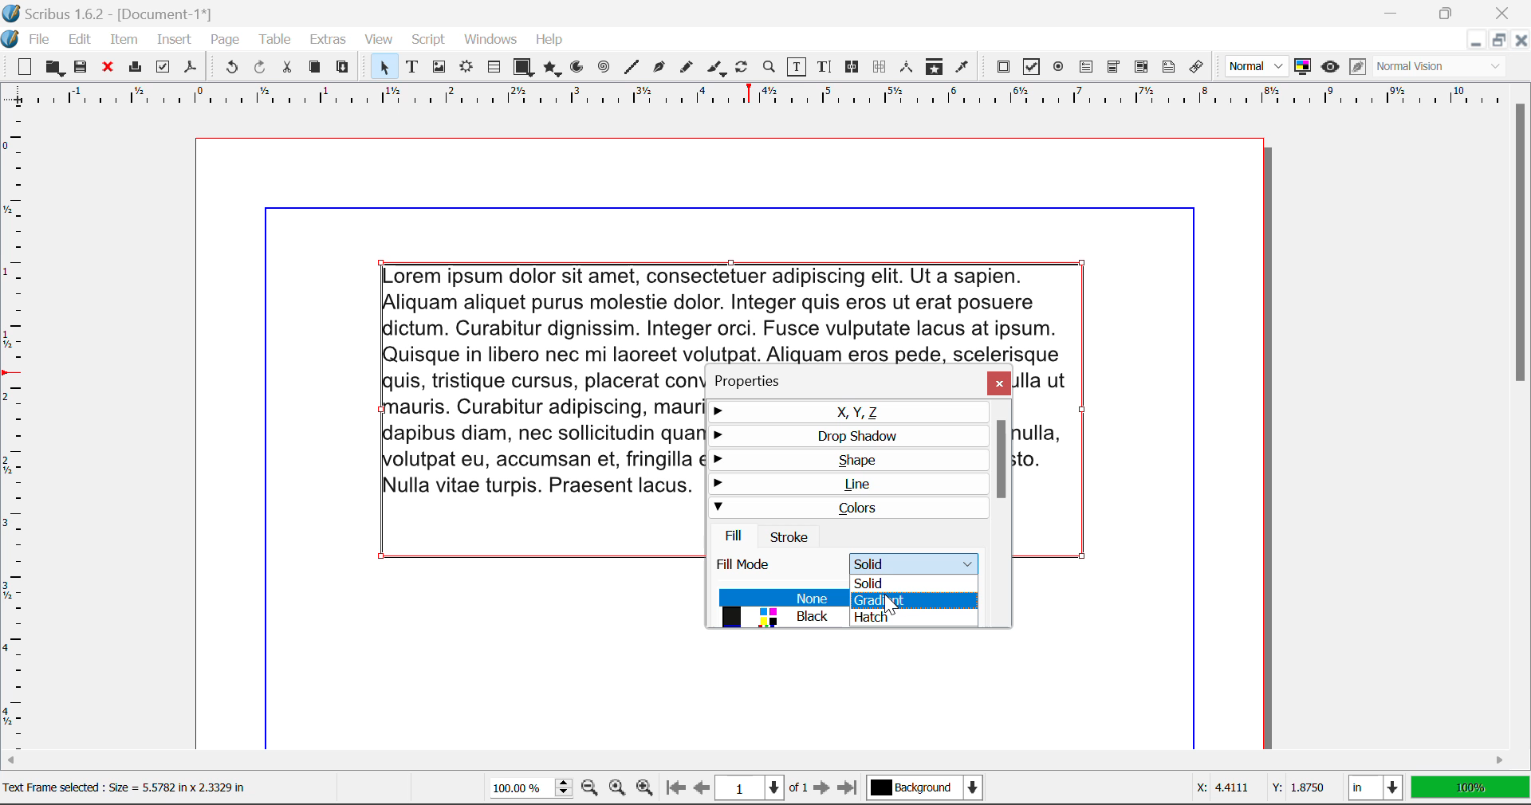 This screenshot has height=805, width=1531. I want to click on Cursor Position, so click(890, 602).